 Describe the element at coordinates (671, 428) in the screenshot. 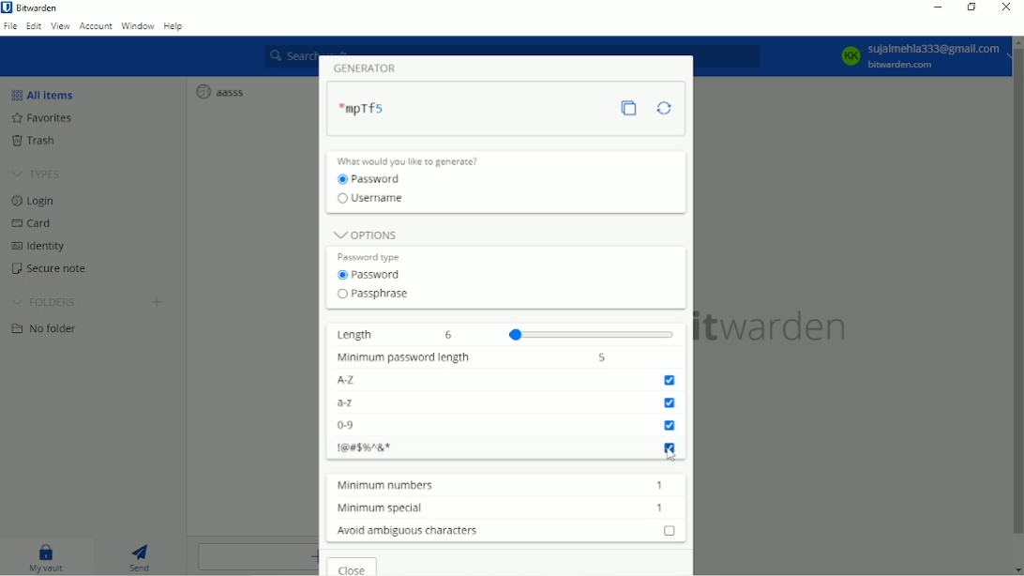

I see `numbers checkbox` at that location.